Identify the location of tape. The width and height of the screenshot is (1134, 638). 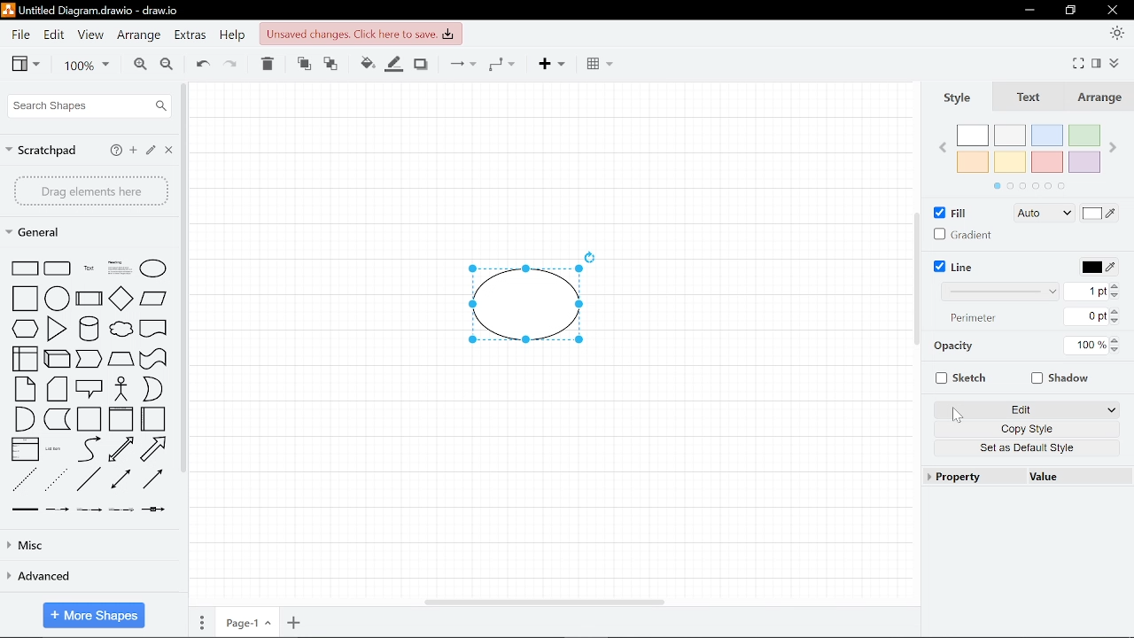
(155, 359).